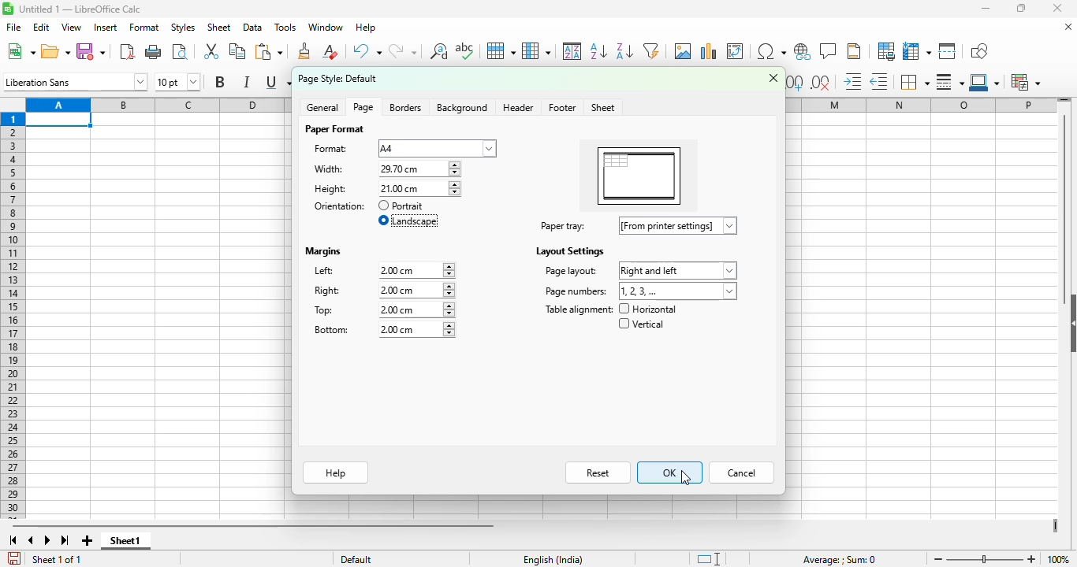 This screenshot has height=567, width=1077. I want to click on 2.00 cm, so click(416, 330).